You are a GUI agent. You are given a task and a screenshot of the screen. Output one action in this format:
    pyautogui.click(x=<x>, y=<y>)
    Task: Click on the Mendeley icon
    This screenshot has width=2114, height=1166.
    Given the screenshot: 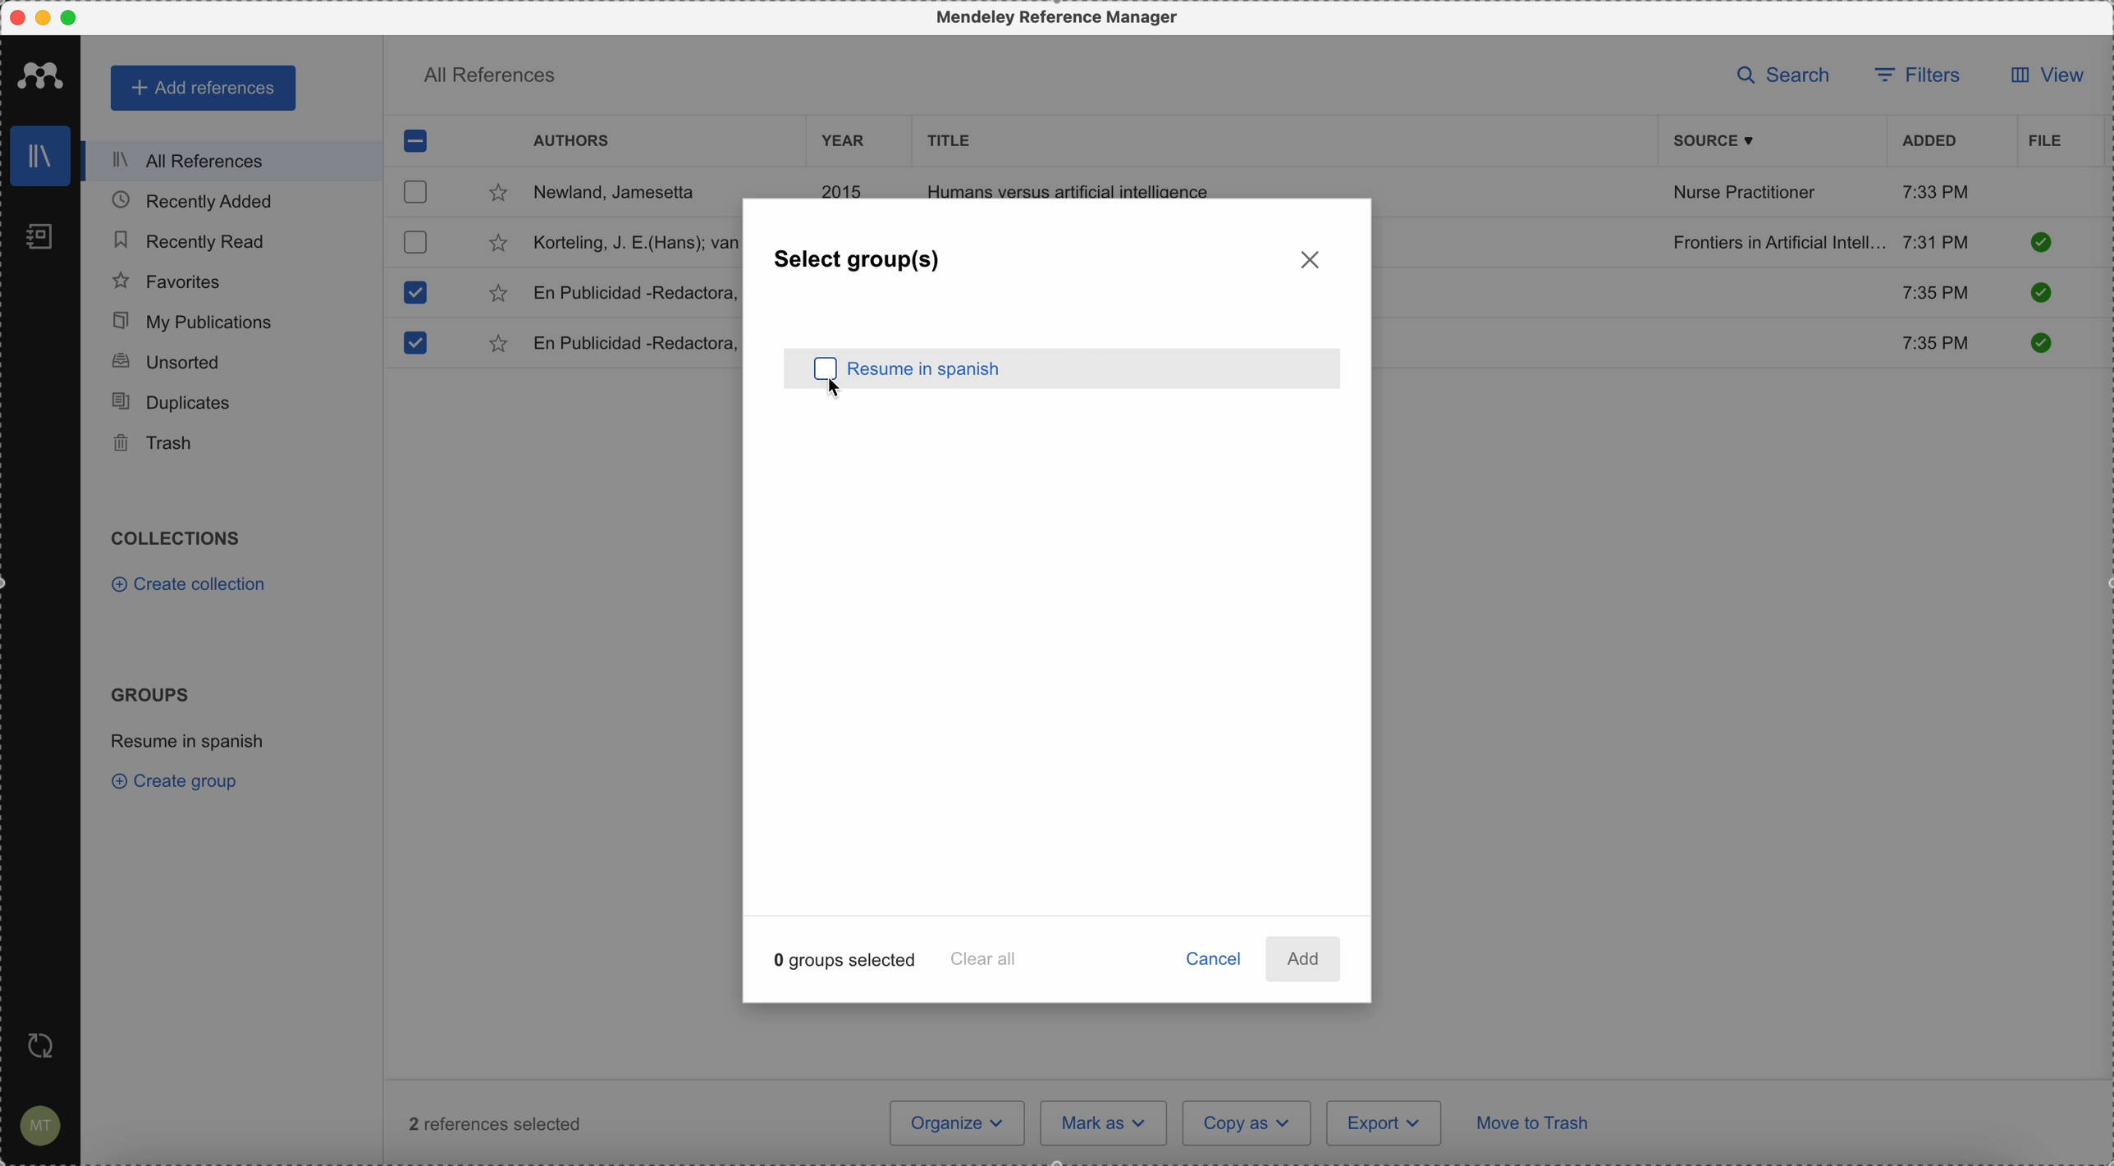 What is the action you would take?
    pyautogui.click(x=41, y=72)
    